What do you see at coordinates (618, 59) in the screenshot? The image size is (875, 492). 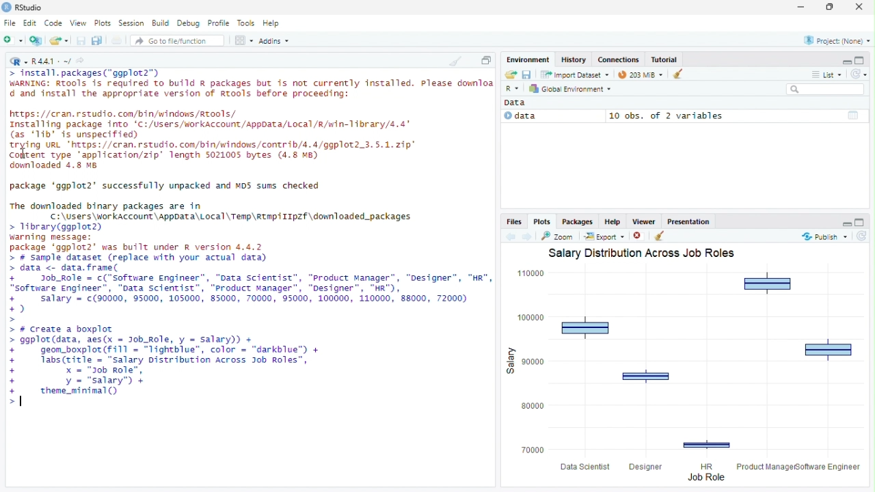 I see `Connections` at bounding box center [618, 59].